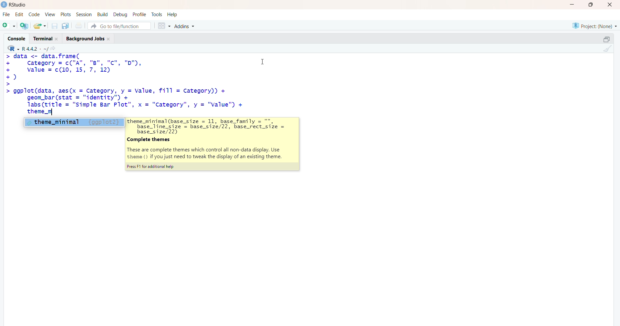 The width and height of the screenshot is (620, 326). What do you see at coordinates (593, 5) in the screenshot?
I see `maximize` at bounding box center [593, 5].